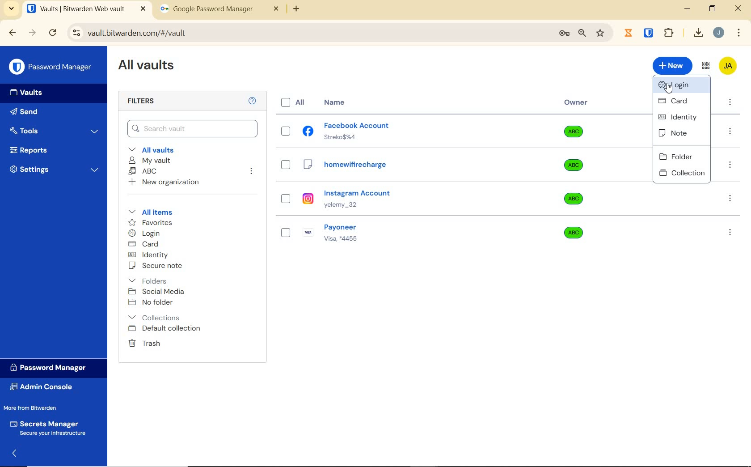 The image size is (751, 467). I want to click on manage passwords, so click(564, 34).